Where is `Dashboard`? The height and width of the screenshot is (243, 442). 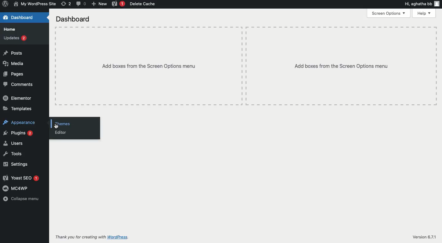 Dashboard is located at coordinates (20, 17).